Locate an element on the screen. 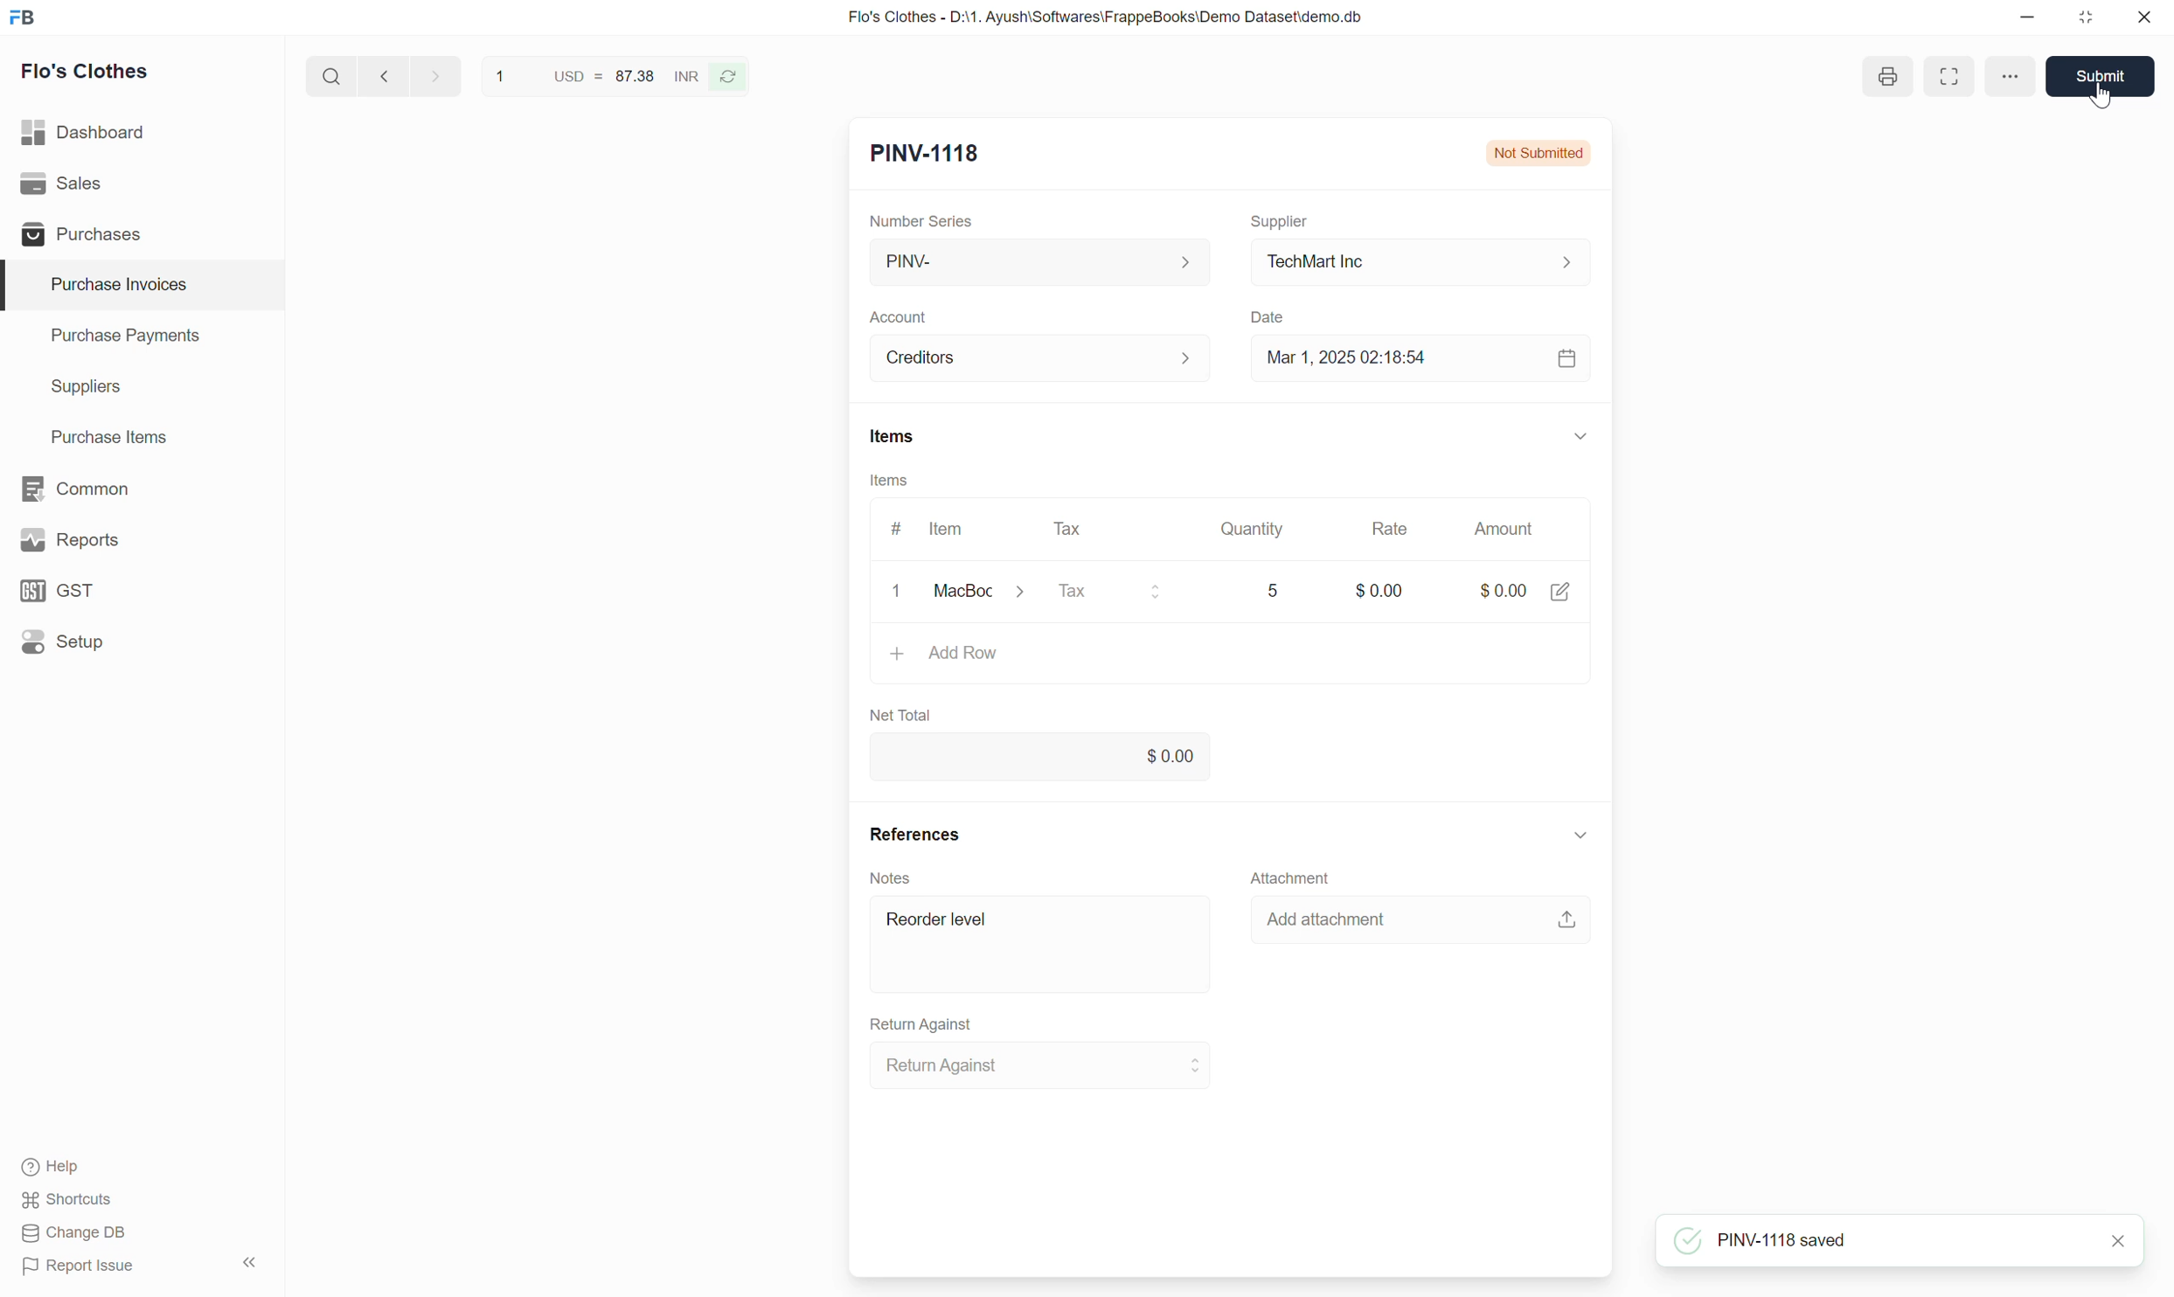  Reverse is located at coordinates (728, 77).